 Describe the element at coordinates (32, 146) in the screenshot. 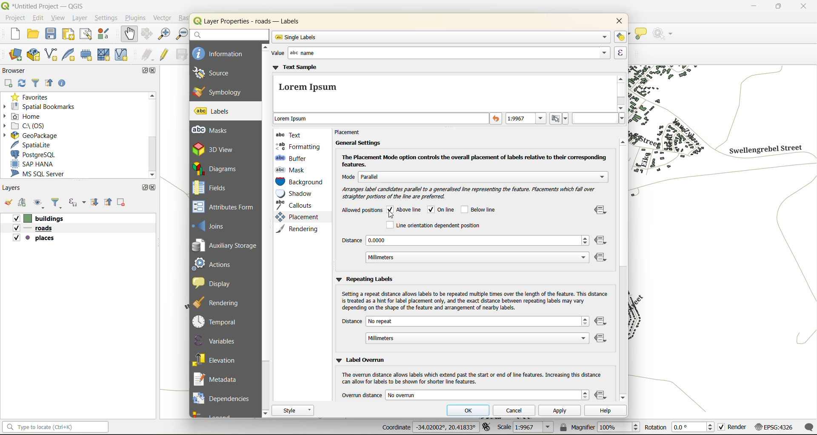

I see `spatialite` at that location.